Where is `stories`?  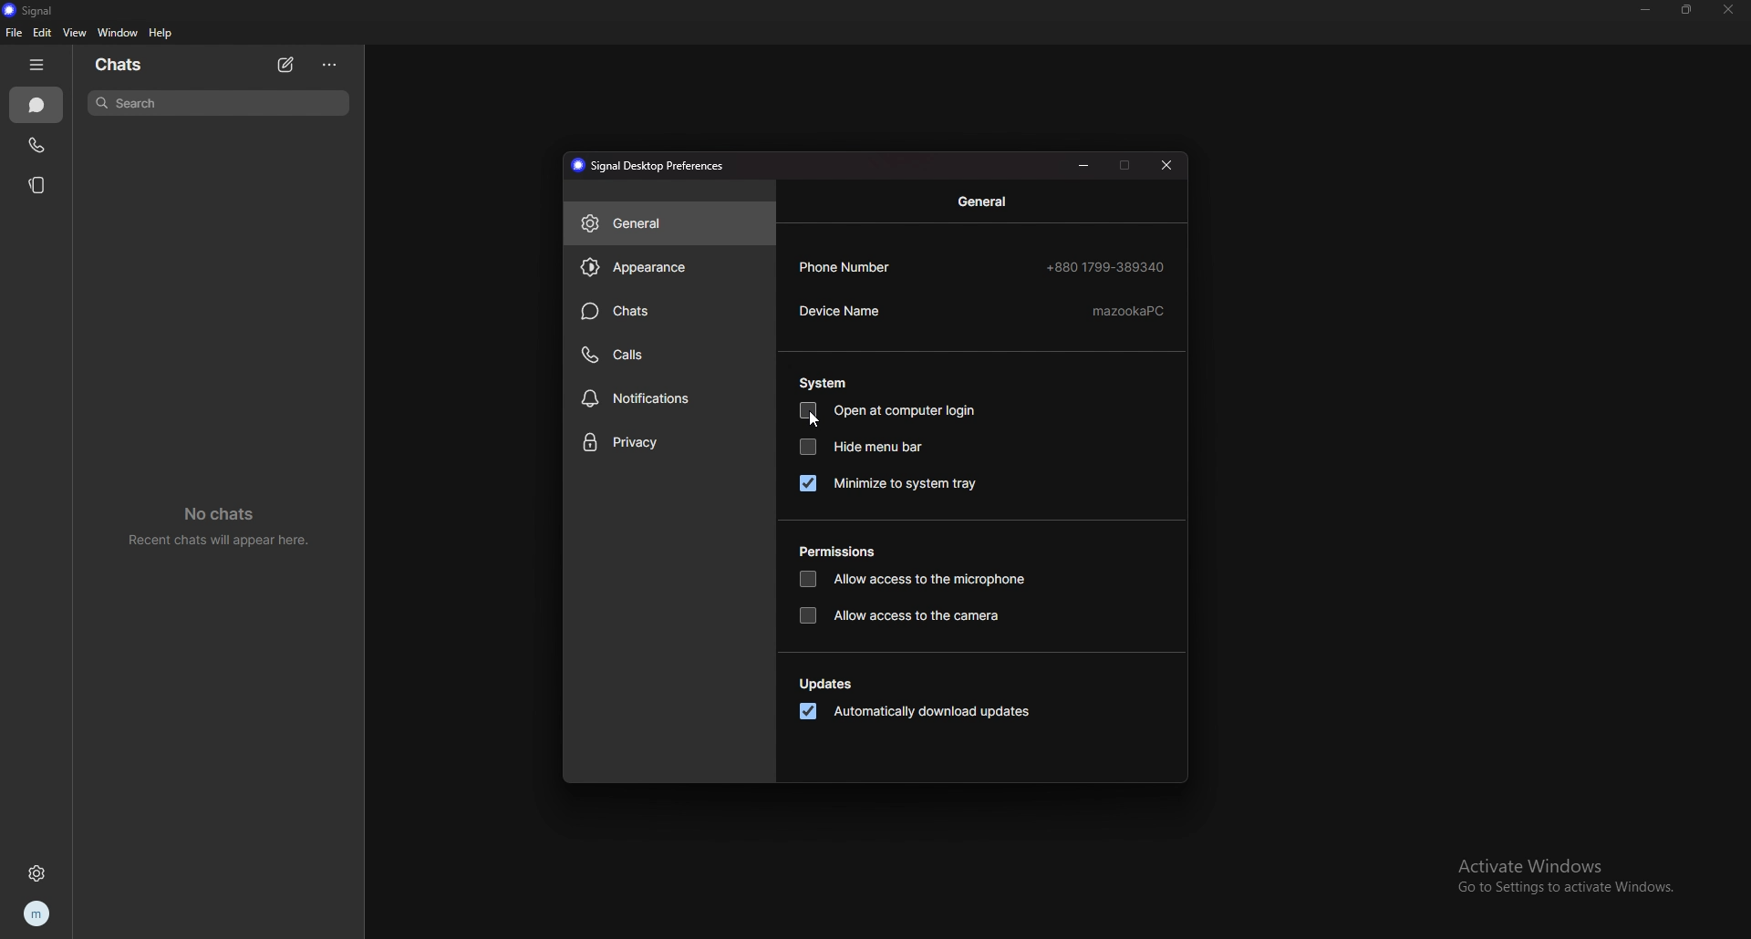 stories is located at coordinates (38, 184).